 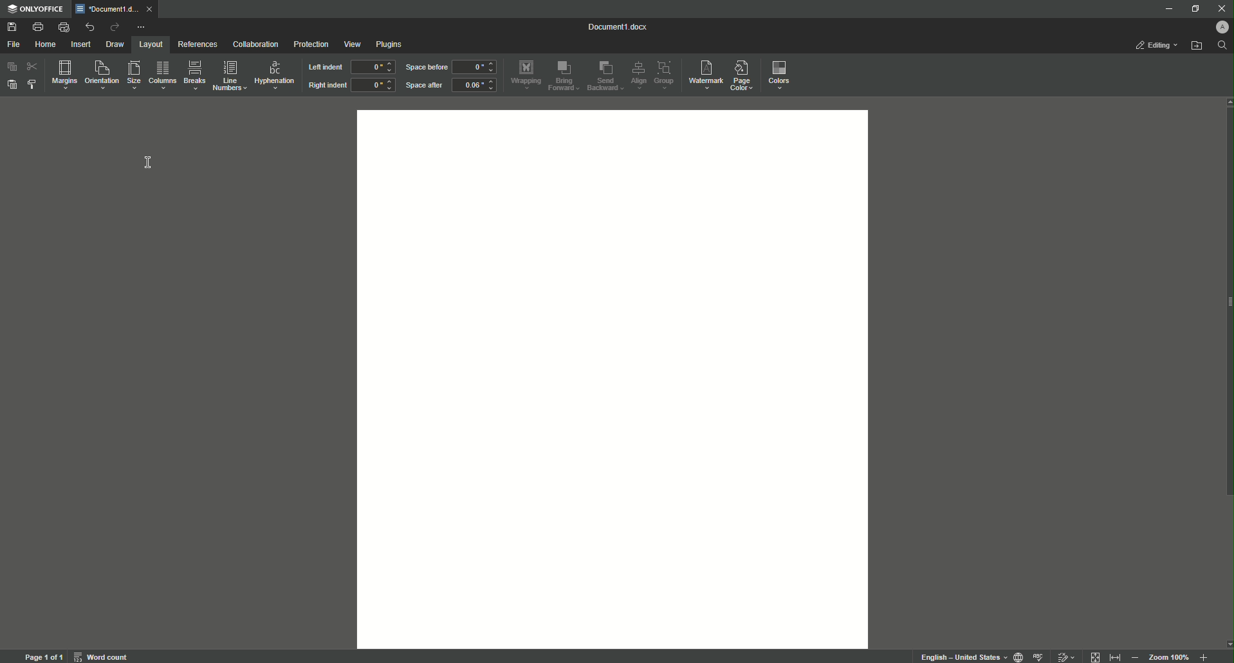 What do you see at coordinates (195, 76) in the screenshot?
I see `Breaks` at bounding box center [195, 76].